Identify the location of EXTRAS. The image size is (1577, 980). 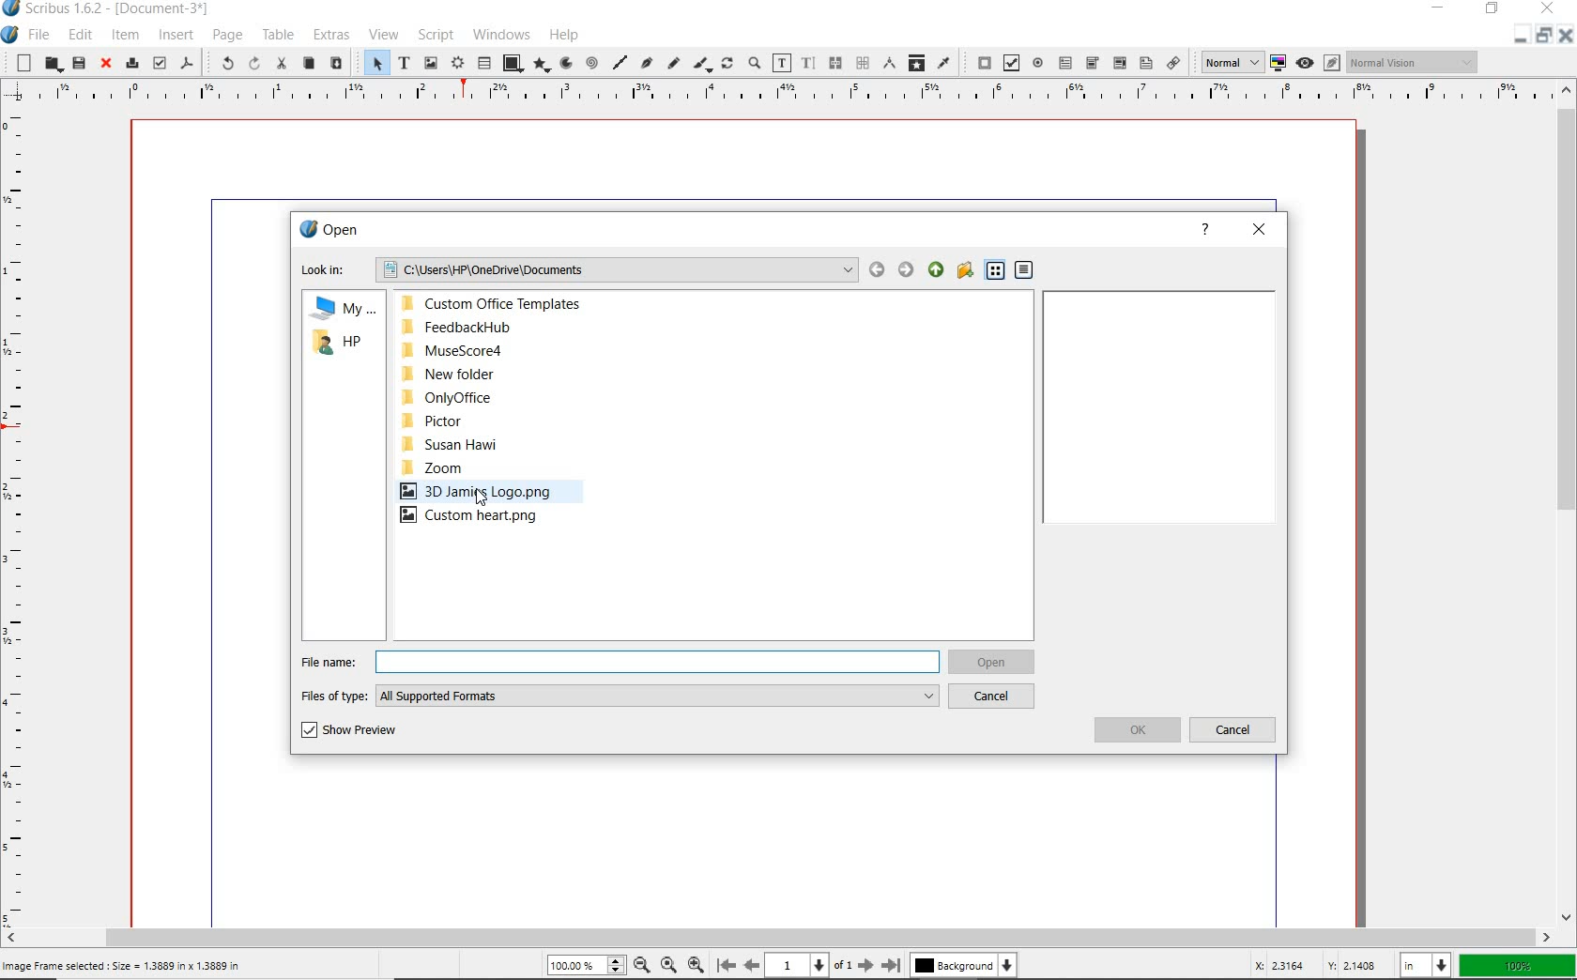
(330, 35).